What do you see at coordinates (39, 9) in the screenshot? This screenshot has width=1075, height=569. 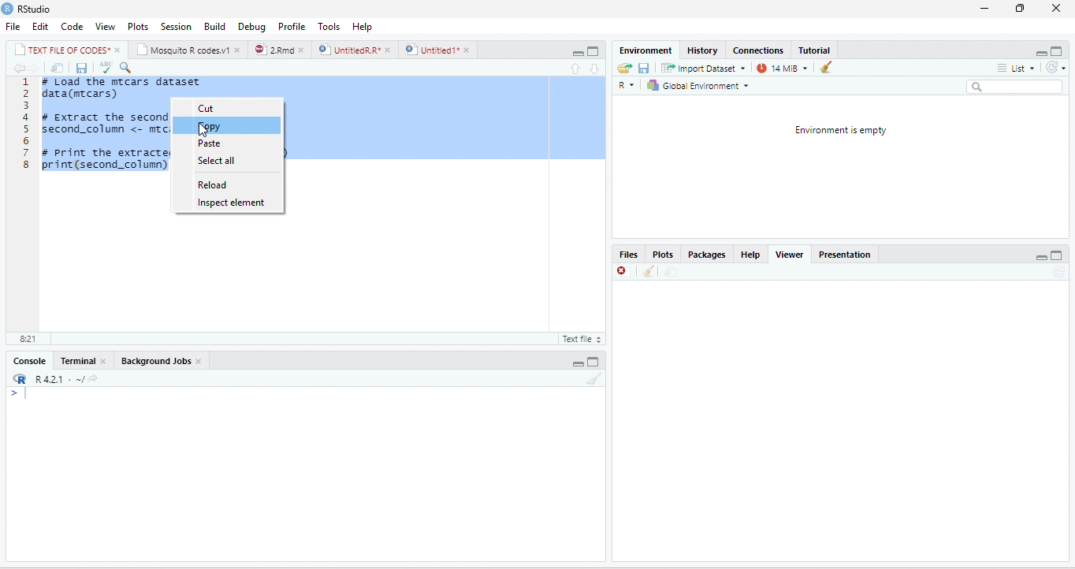 I see `RStudio` at bounding box center [39, 9].